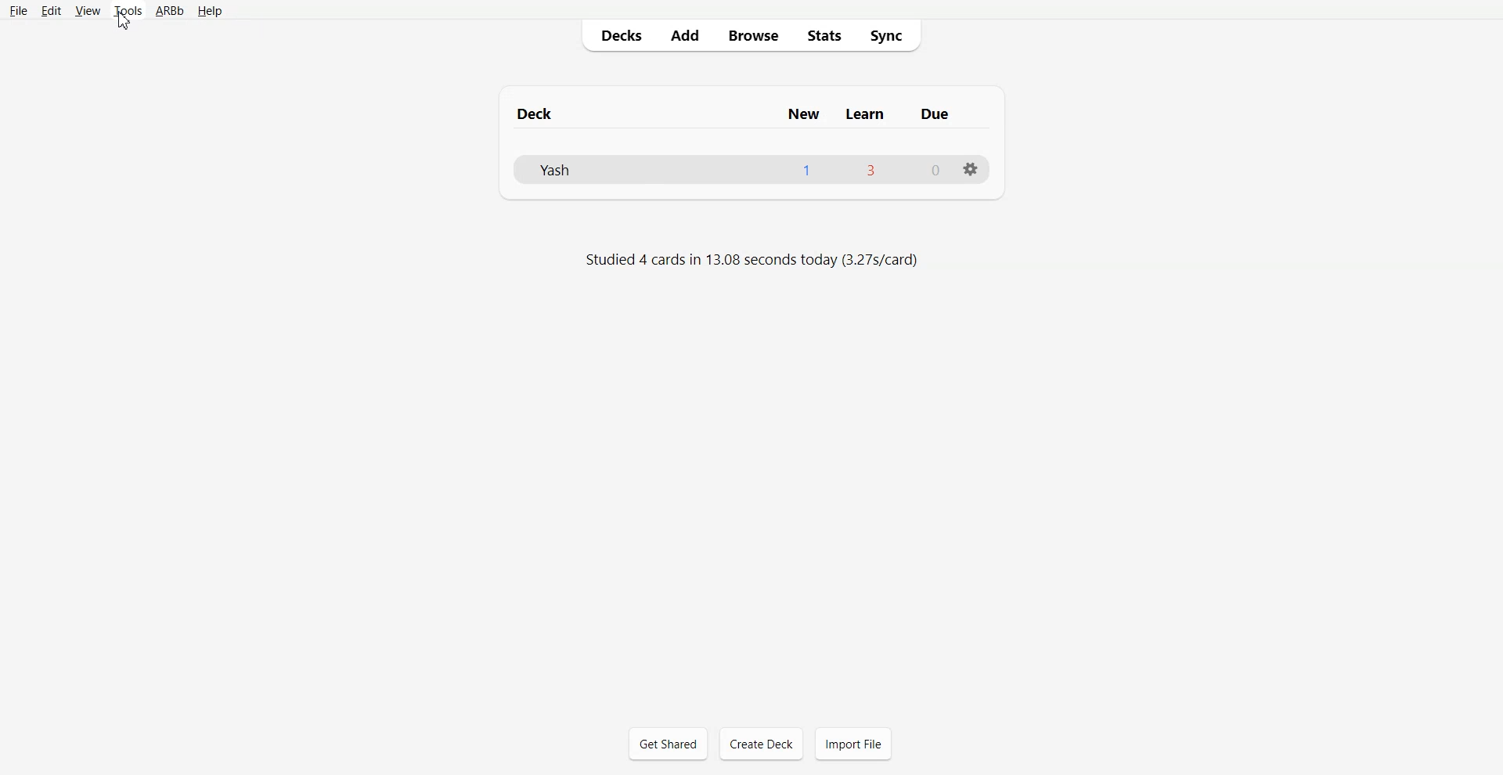 This screenshot has height=775, width=1503. Describe the element at coordinates (52, 11) in the screenshot. I see `Edit` at that location.